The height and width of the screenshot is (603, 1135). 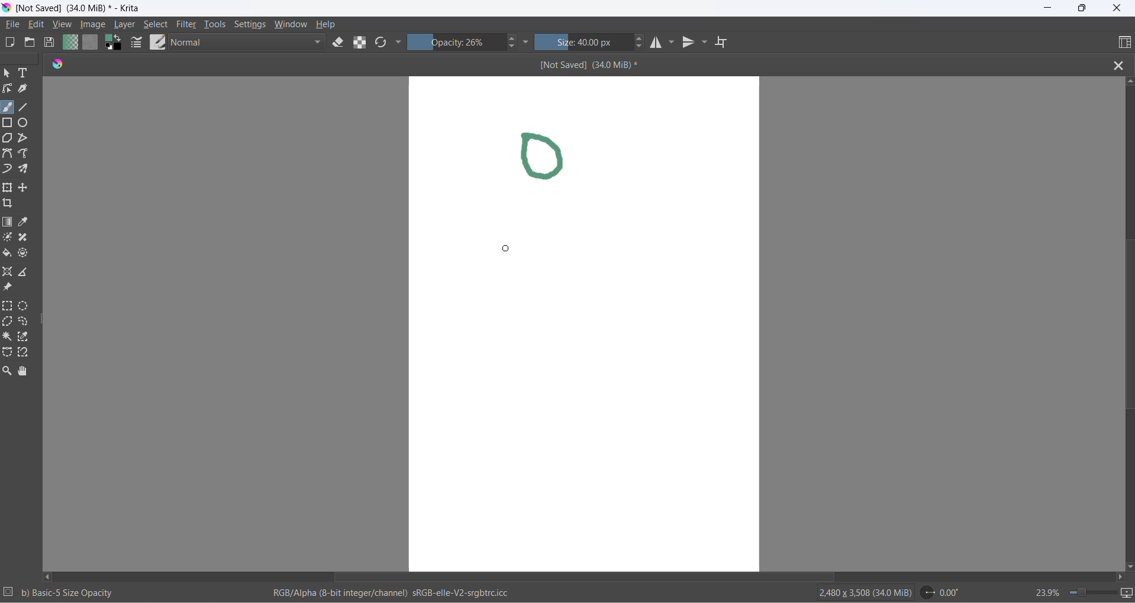 I want to click on help, so click(x=328, y=24).